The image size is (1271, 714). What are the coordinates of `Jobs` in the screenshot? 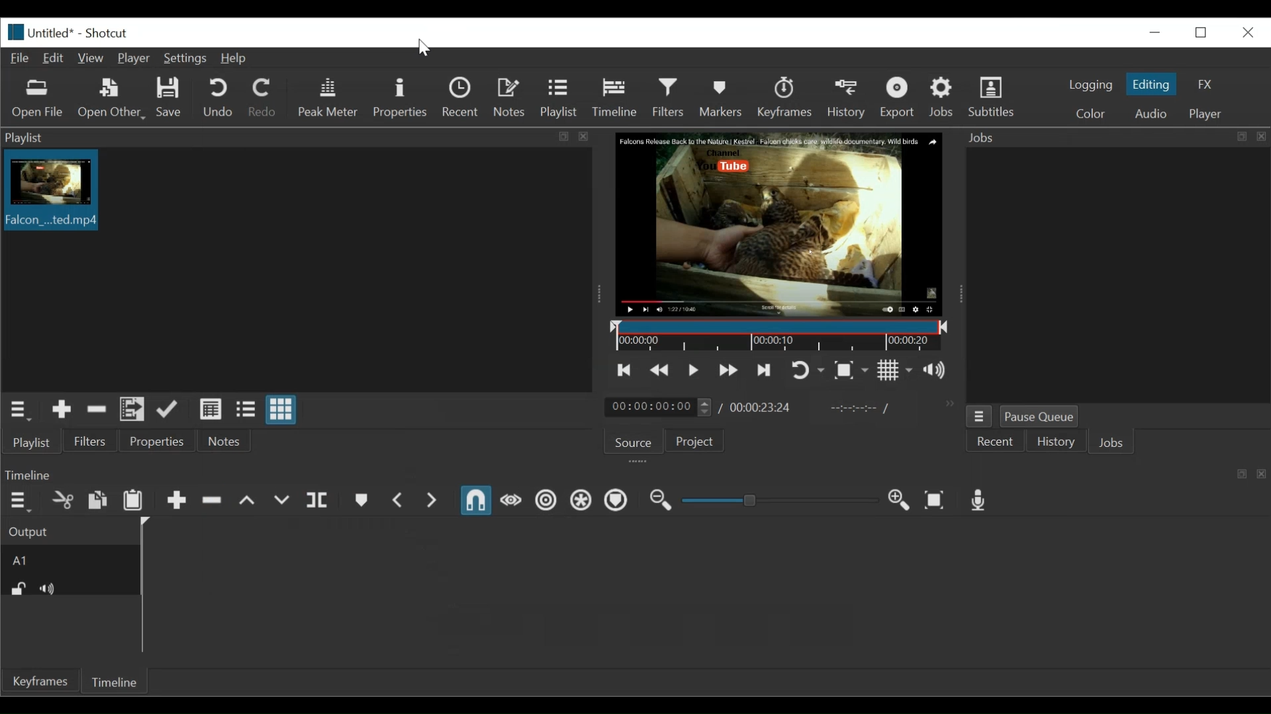 It's located at (942, 99).